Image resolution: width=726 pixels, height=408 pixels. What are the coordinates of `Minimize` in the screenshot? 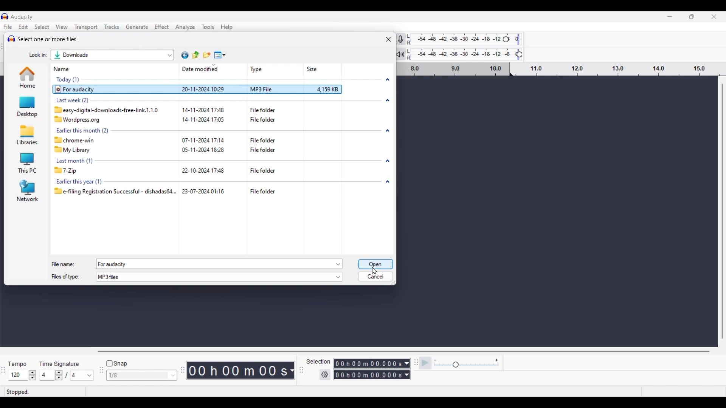 It's located at (670, 17).